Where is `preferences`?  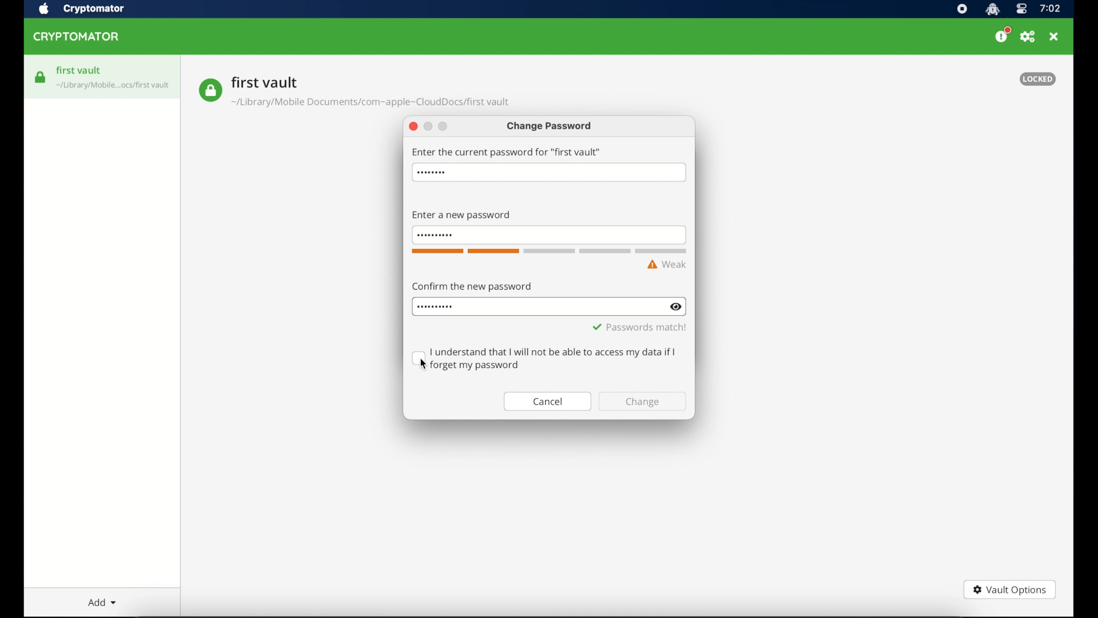
preferences is located at coordinates (1028, 37).